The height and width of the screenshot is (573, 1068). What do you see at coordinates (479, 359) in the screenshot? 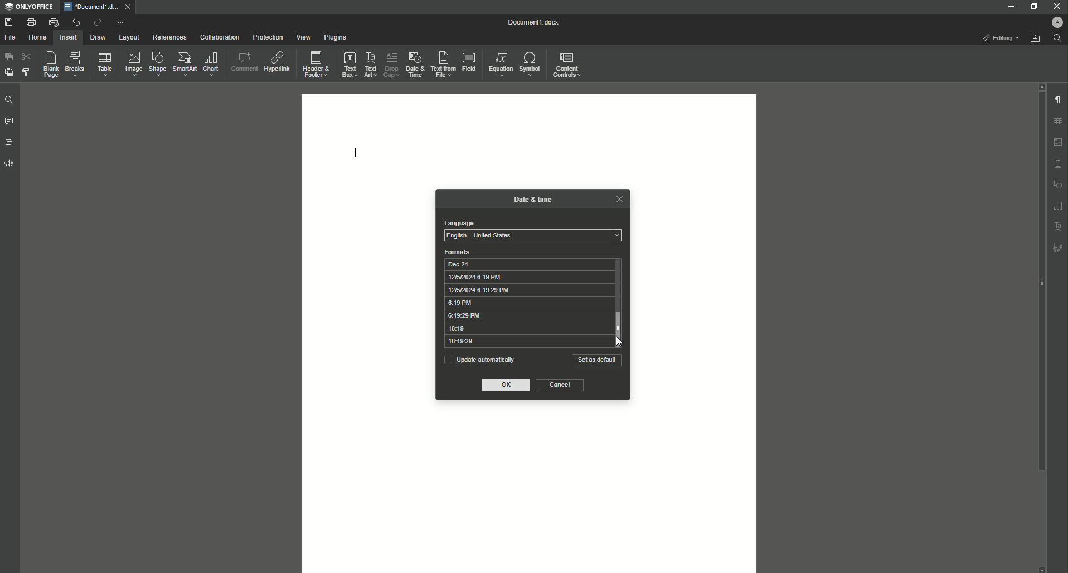
I see `Update automatically` at bounding box center [479, 359].